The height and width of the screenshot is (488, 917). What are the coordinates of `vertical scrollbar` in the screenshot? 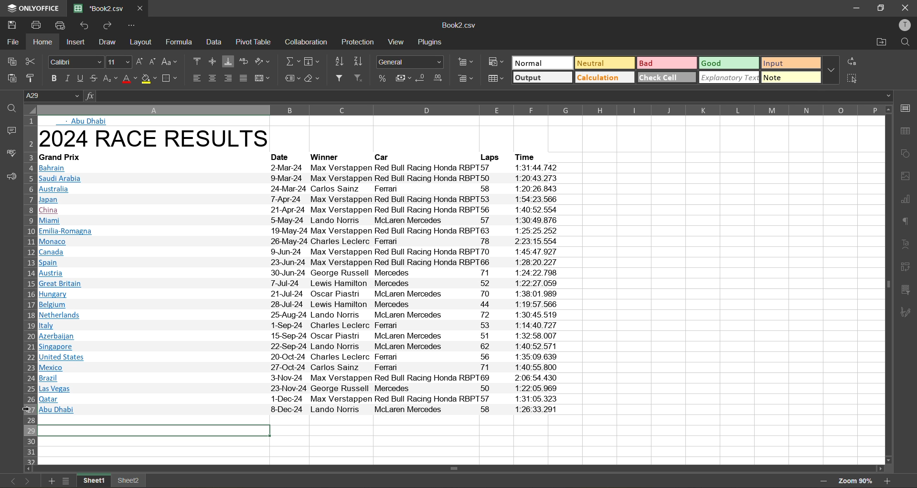 It's located at (886, 282).